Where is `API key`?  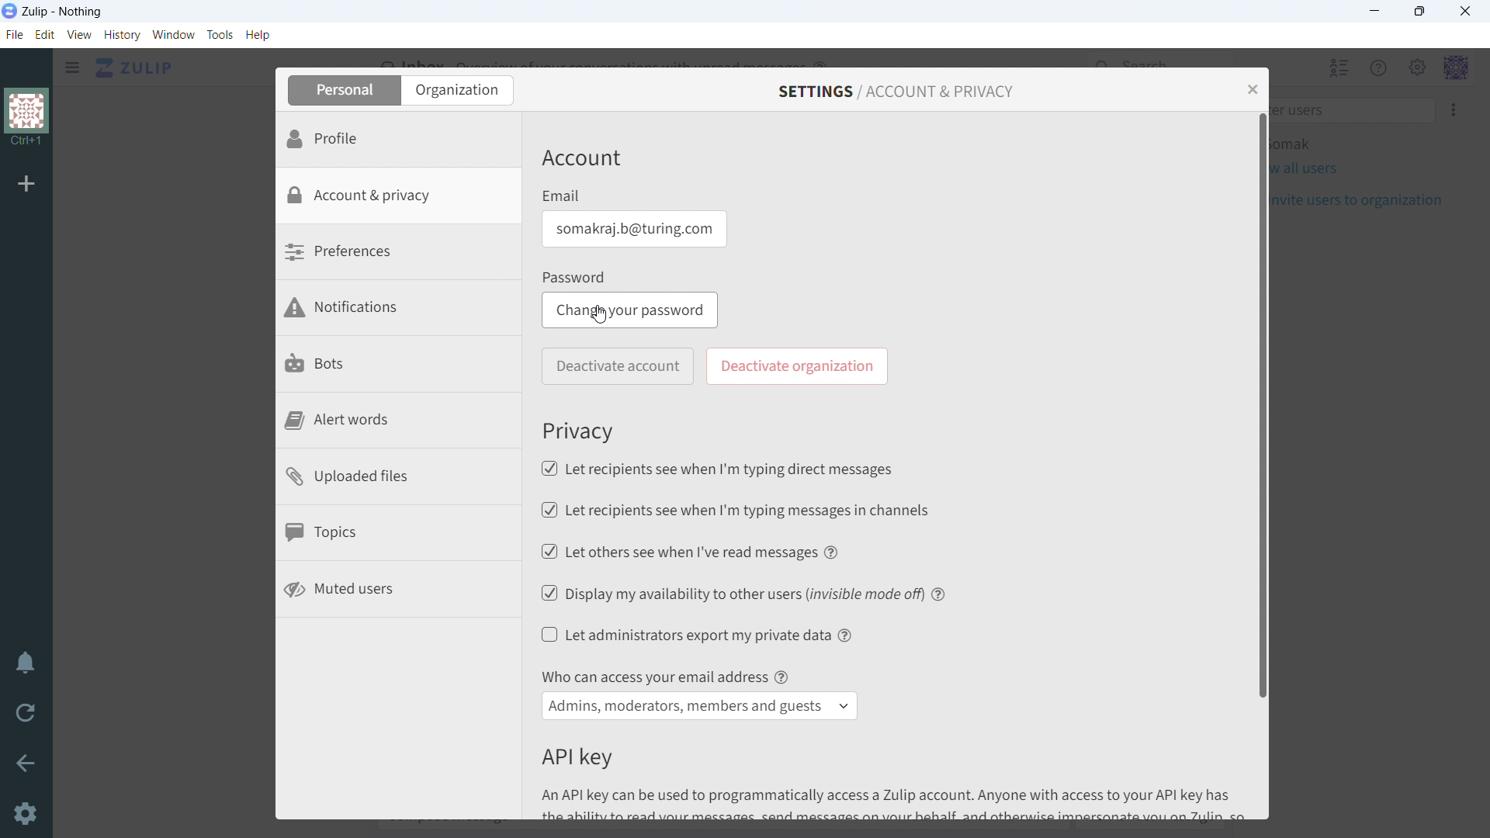 API key is located at coordinates (577, 757).